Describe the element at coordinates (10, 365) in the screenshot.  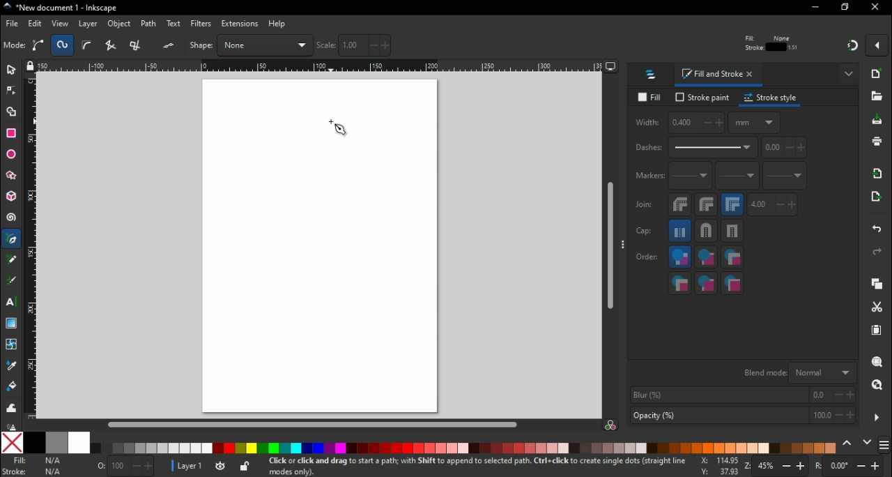
I see `dropper tool` at that location.